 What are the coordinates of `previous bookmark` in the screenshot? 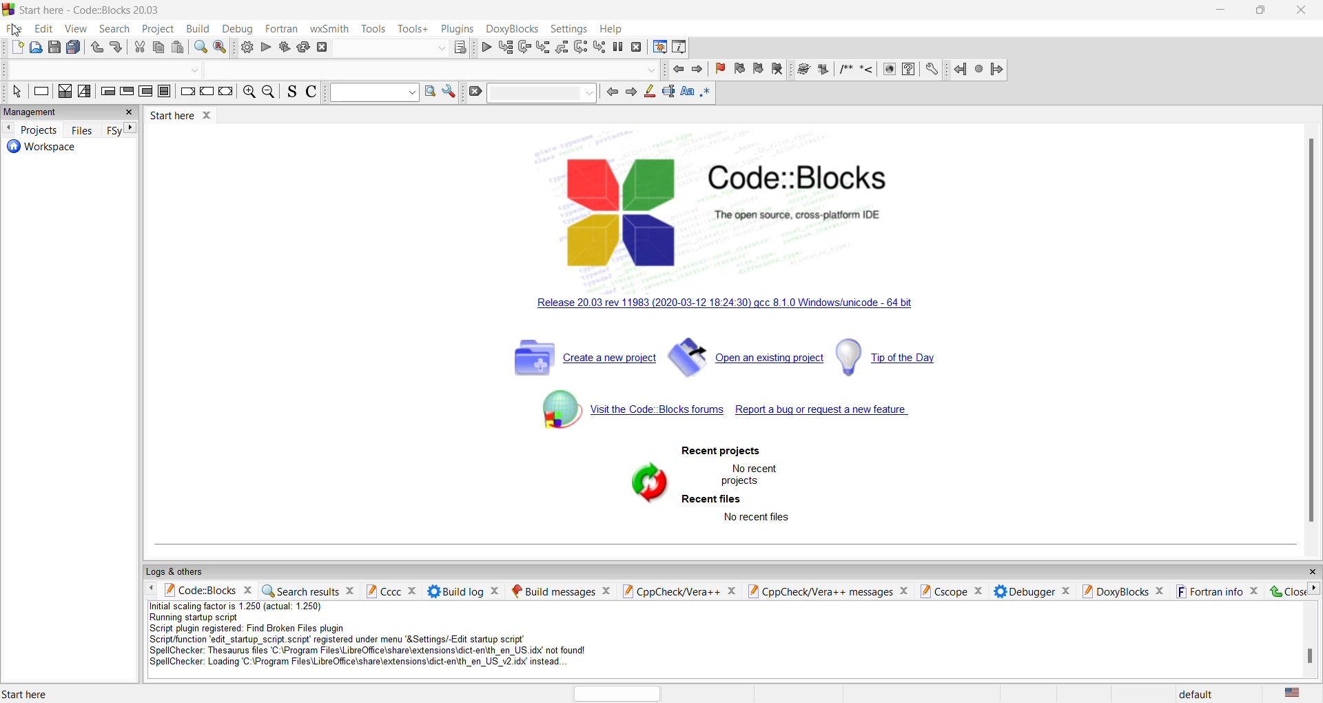 It's located at (739, 70).